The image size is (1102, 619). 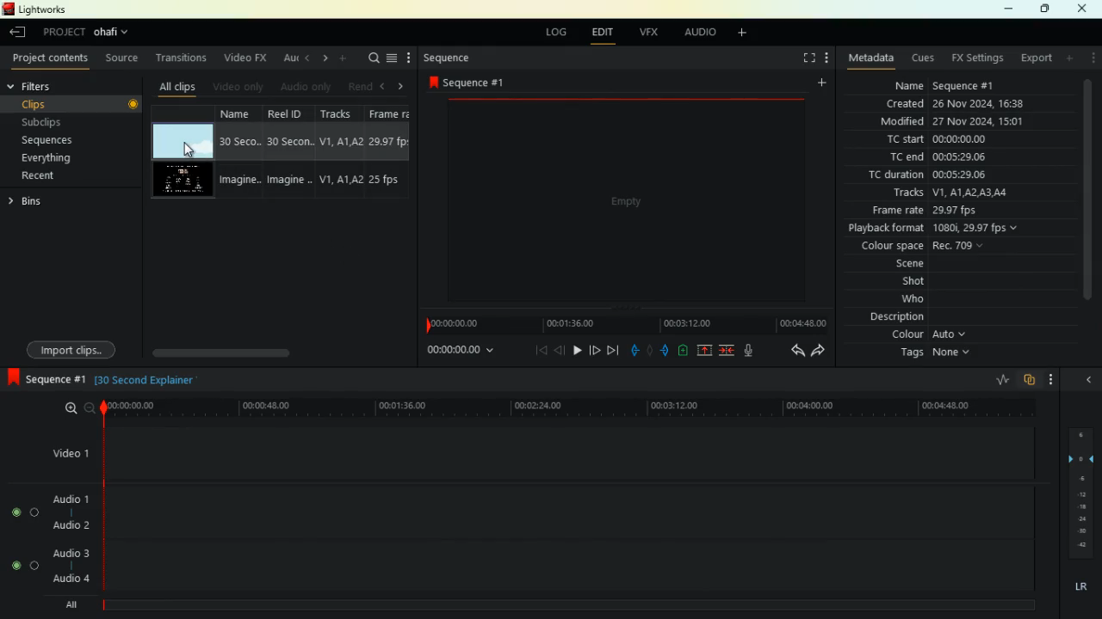 What do you see at coordinates (70, 553) in the screenshot?
I see `audio 3` at bounding box center [70, 553].